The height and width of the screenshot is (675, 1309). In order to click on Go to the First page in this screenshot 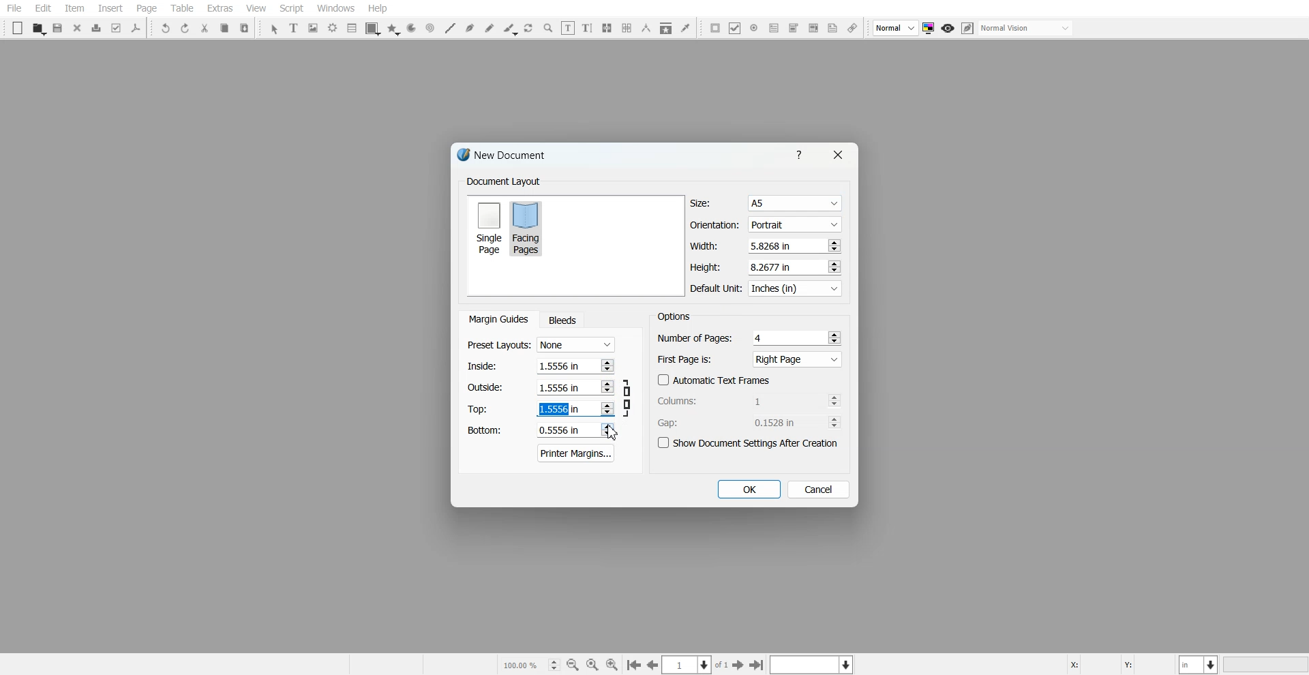, I will do `click(740, 665)`.